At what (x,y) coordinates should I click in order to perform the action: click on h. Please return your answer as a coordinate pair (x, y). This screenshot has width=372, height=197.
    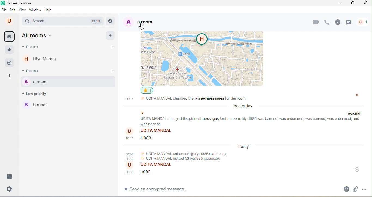
    Looking at the image, I should click on (357, 96).